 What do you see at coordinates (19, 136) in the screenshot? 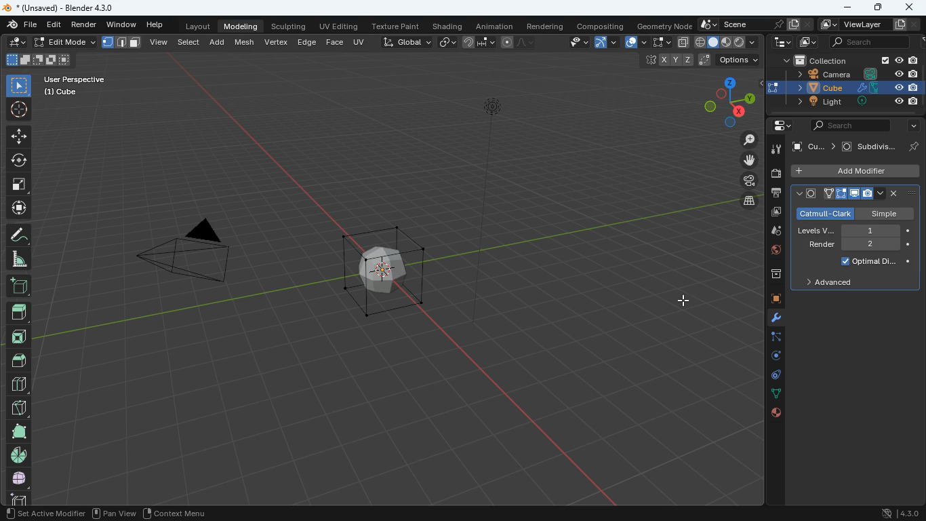
I see `move` at bounding box center [19, 136].